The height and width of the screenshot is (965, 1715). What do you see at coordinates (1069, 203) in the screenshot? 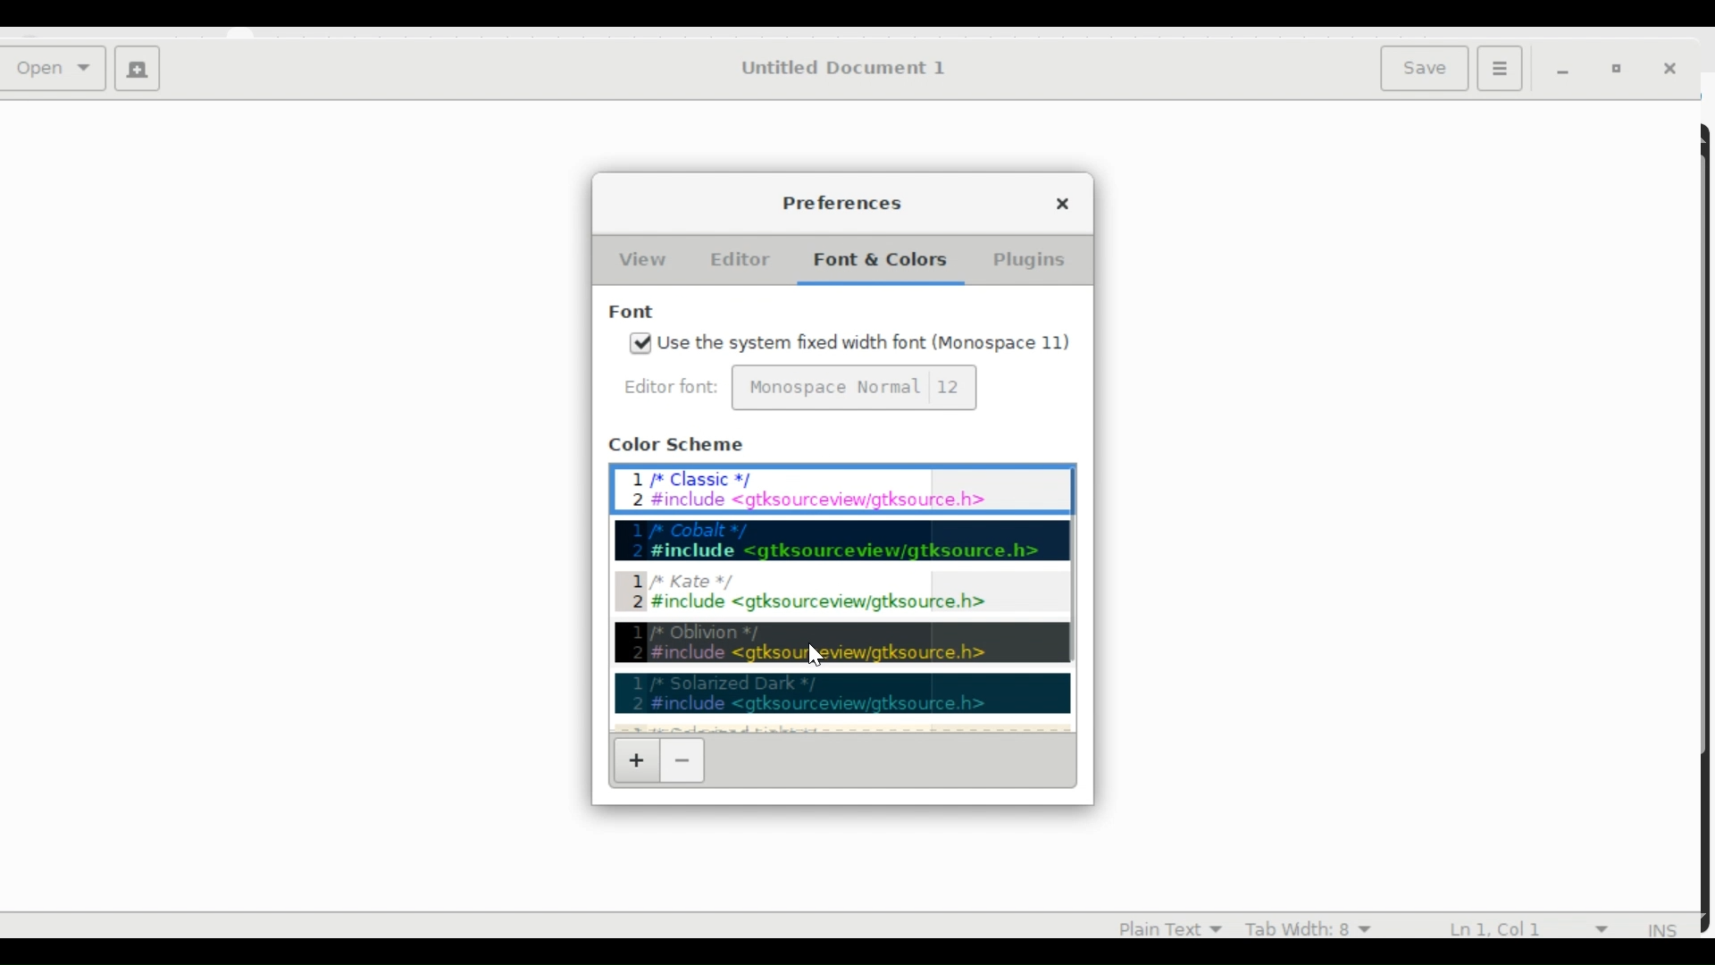
I see `Close` at bounding box center [1069, 203].